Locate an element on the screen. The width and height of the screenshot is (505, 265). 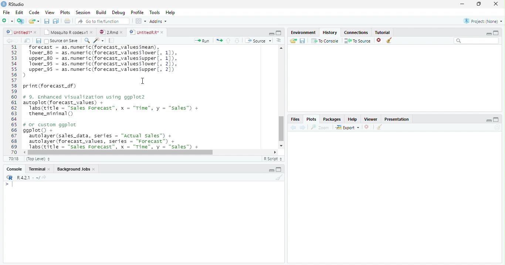
Next is located at coordinates (17, 41).